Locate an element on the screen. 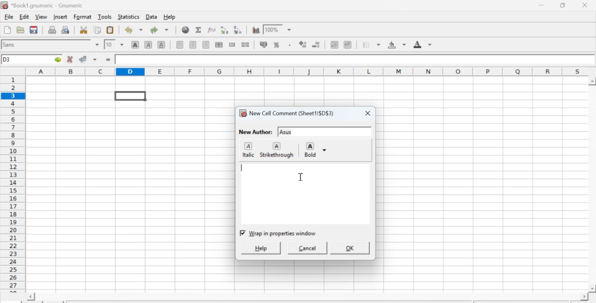 The image size is (596, 303). Split cells is located at coordinates (245, 45).